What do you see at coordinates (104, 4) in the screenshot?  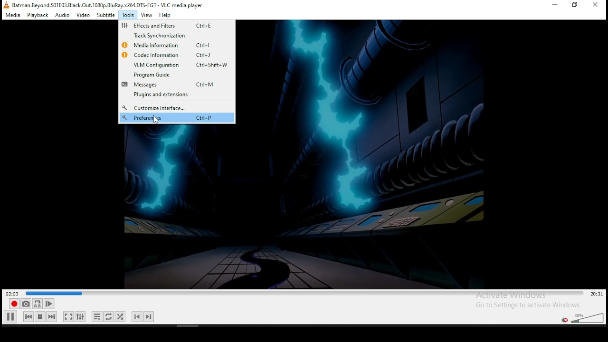 I see `icon and file name` at bounding box center [104, 4].